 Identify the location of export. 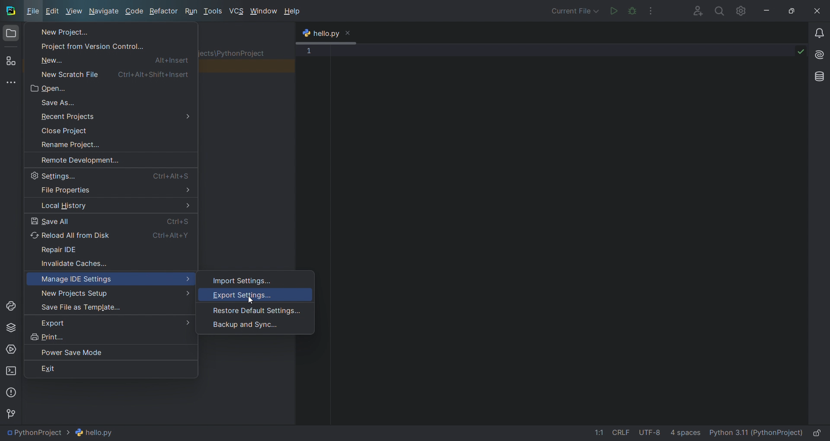
(108, 321).